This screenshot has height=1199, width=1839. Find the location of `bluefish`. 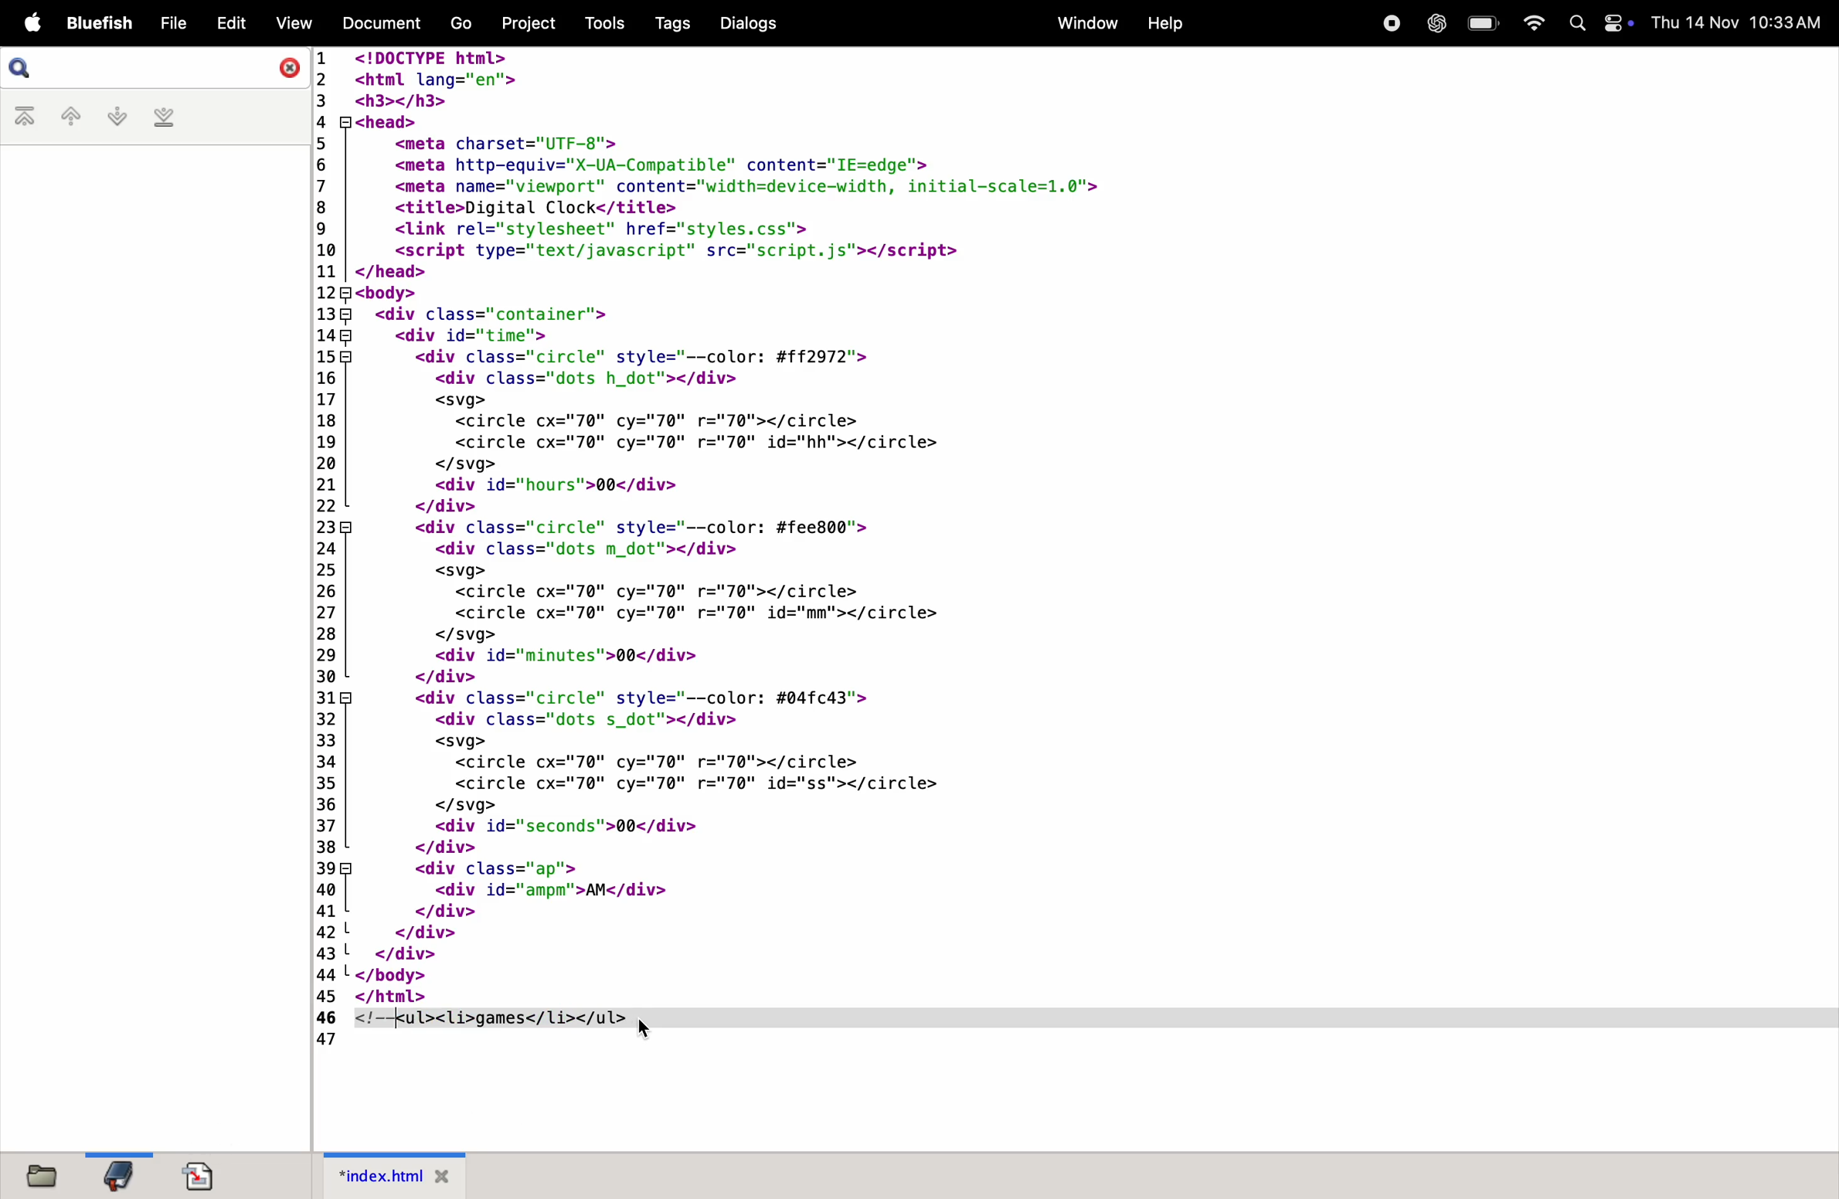

bluefish is located at coordinates (96, 22).